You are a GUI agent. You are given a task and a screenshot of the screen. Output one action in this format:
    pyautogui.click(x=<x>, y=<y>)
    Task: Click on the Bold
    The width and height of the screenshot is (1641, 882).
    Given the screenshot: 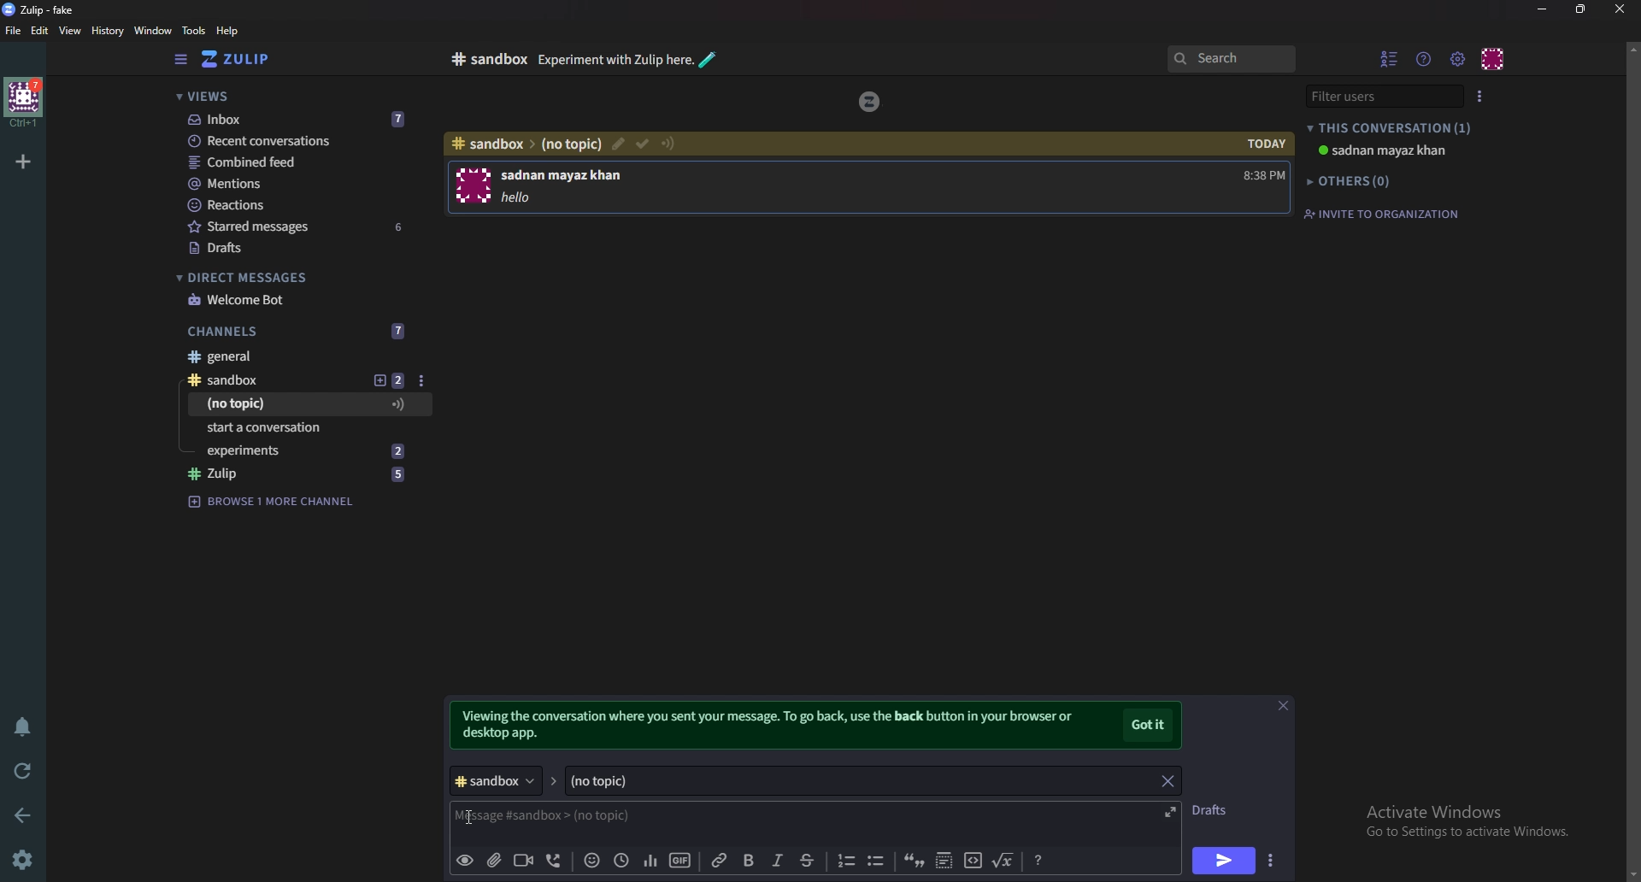 What is the action you would take?
    pyautogui.click(x=748, y=861)
    